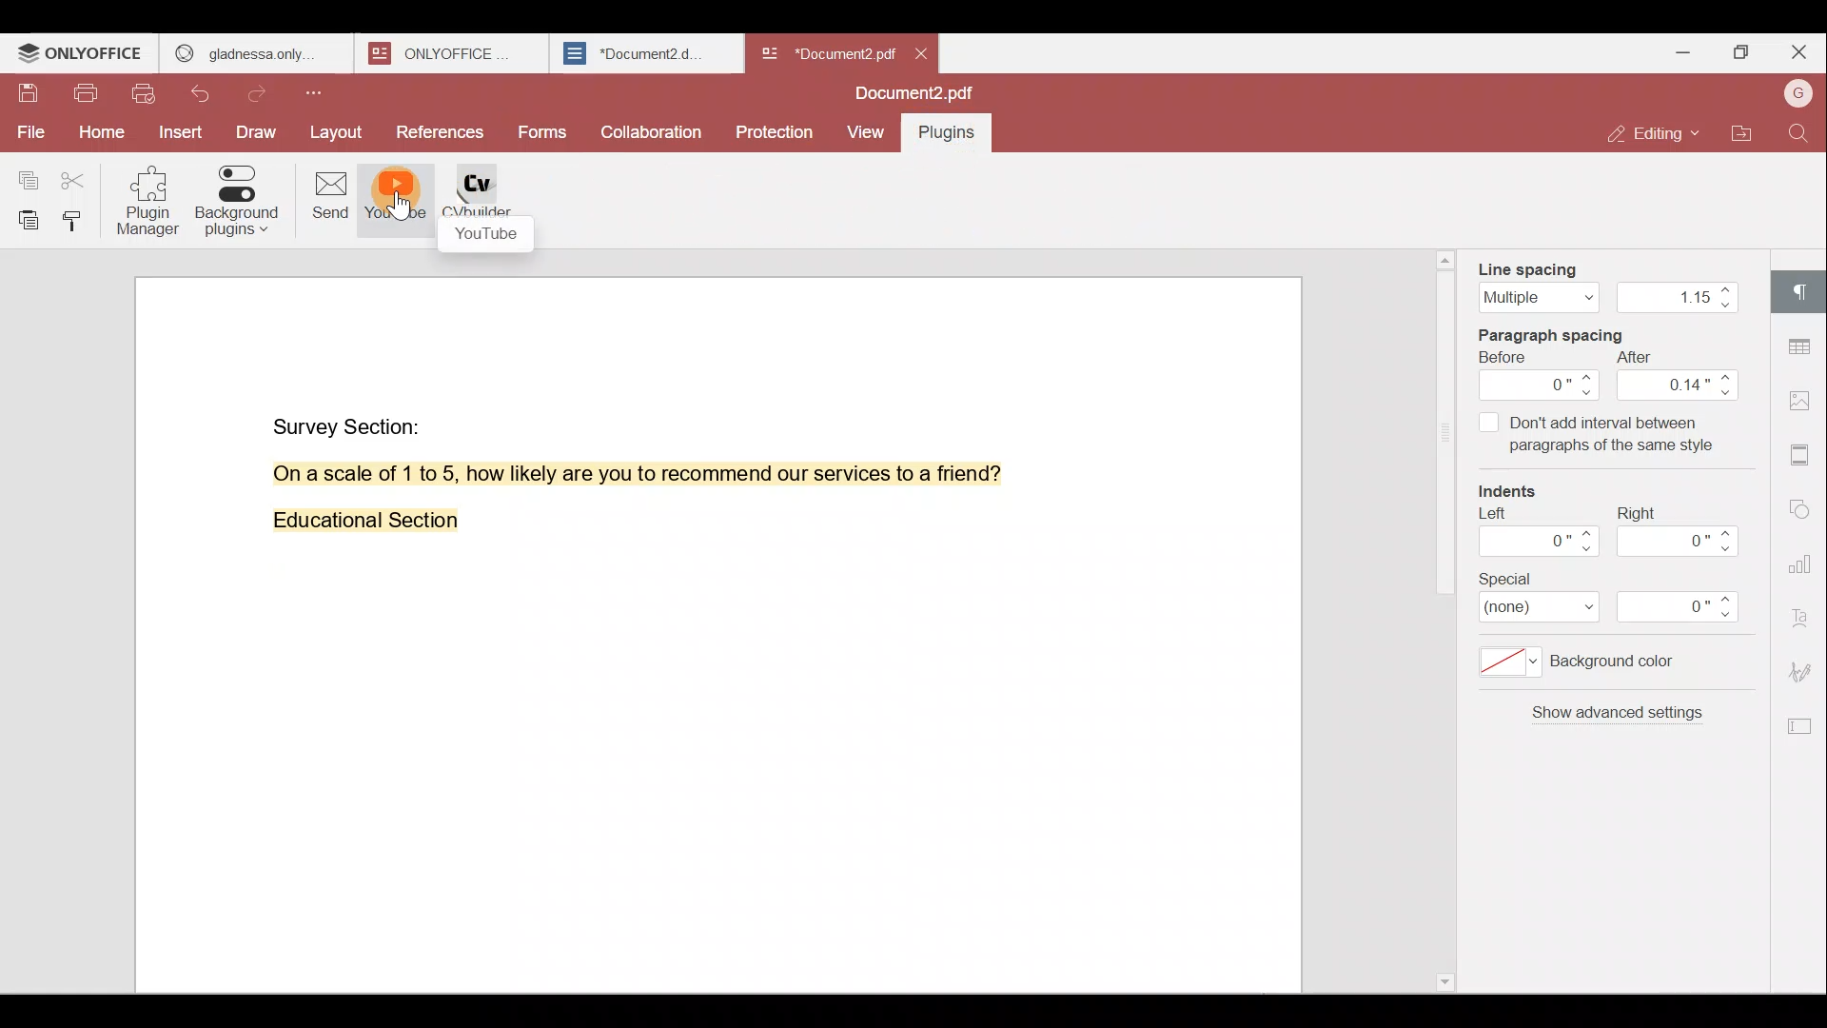 The width and height of the screenshot is (1827, 1028). I want to click on Maximize, so click(1739, 55).